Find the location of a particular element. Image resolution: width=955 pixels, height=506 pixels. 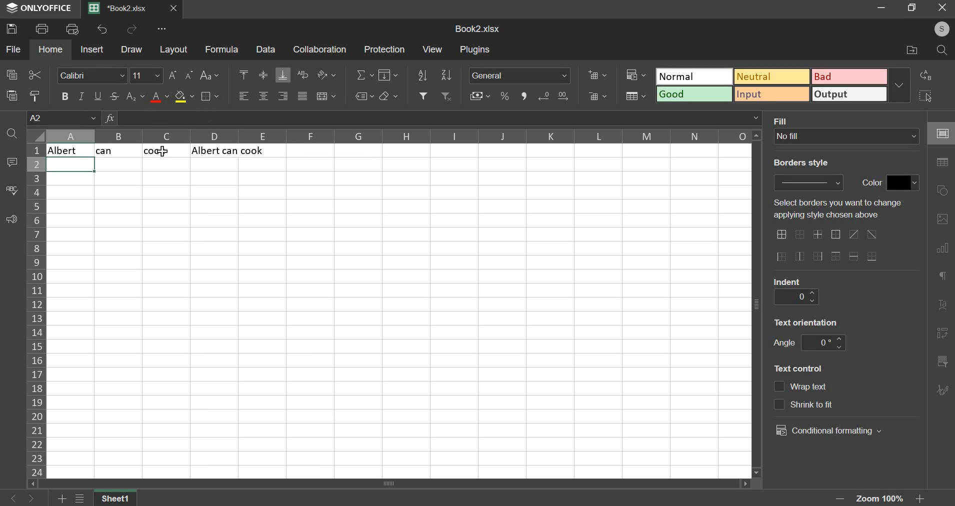

table is located at coordinates (942, 162).